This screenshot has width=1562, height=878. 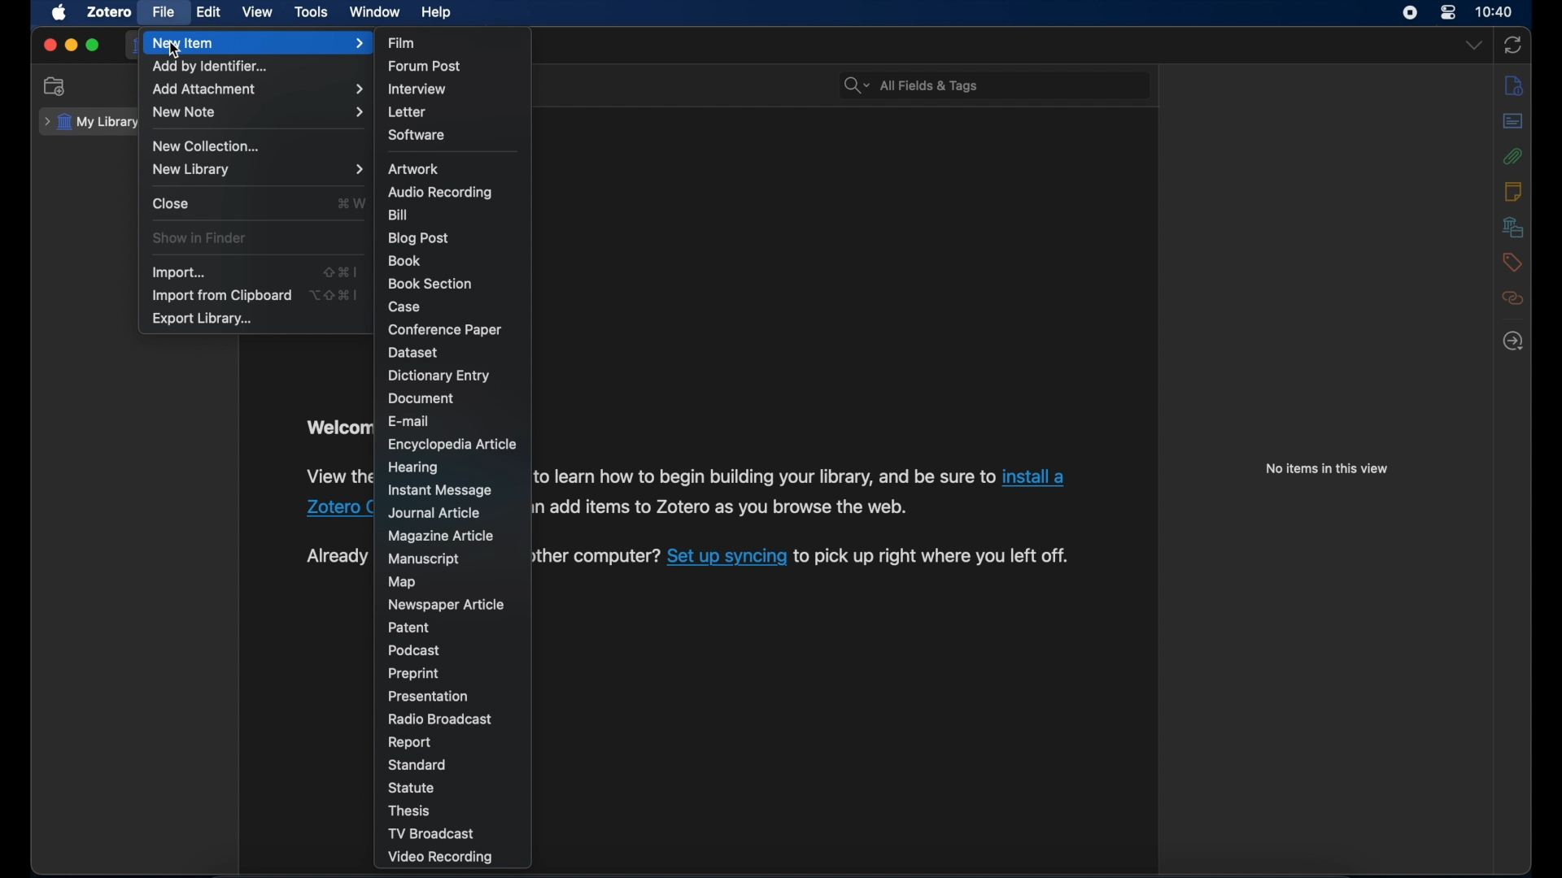 What do you see at coordinates (343, 272) in the screenshot?
I see `shortcut` at bounding box center [343, 272].